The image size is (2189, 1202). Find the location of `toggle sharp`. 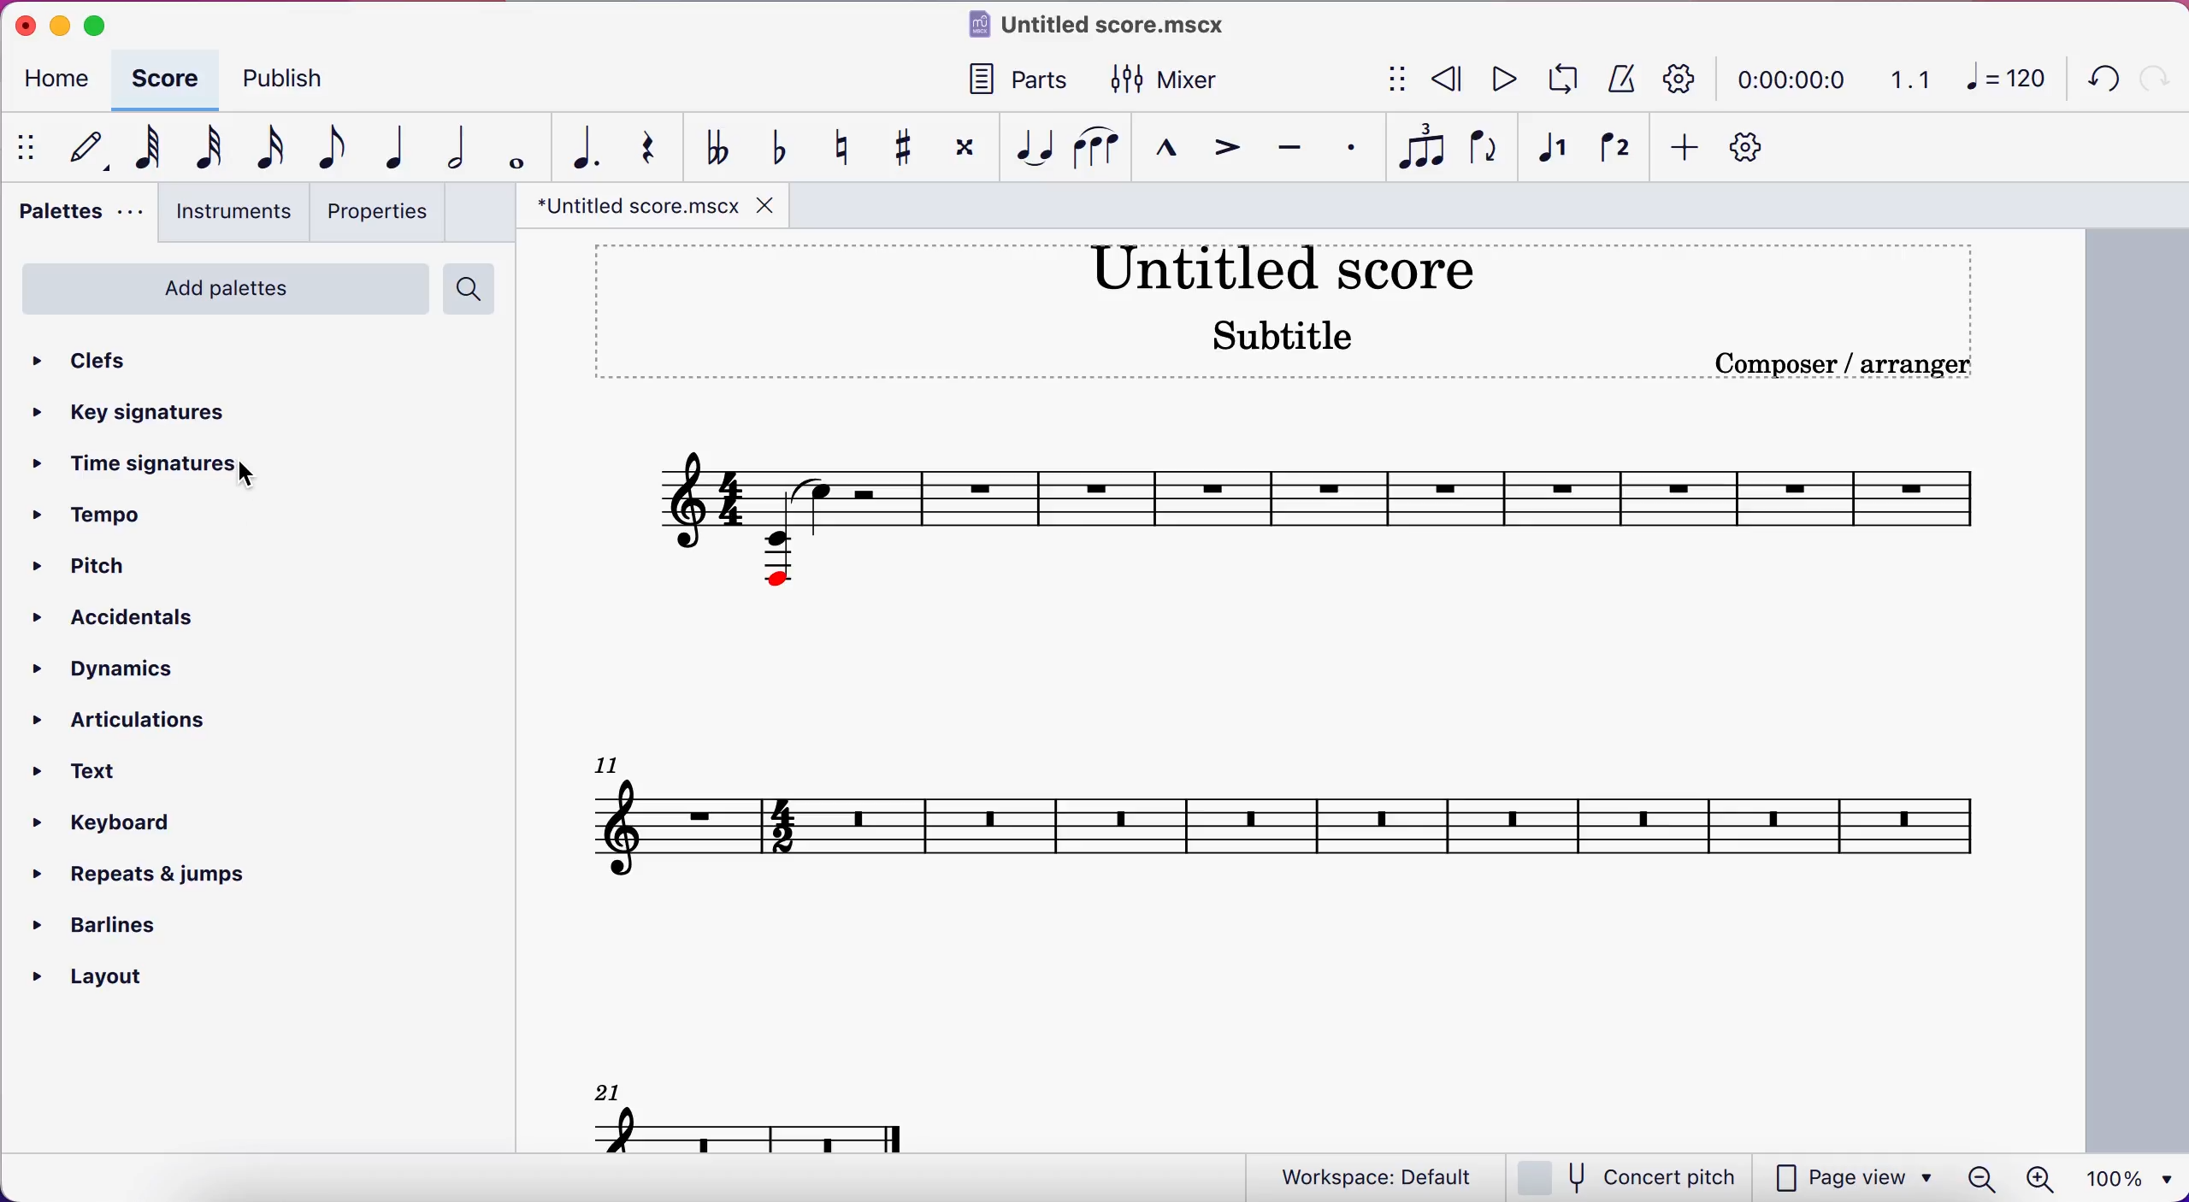

toggle sharp is located at coordinates (898, 147).